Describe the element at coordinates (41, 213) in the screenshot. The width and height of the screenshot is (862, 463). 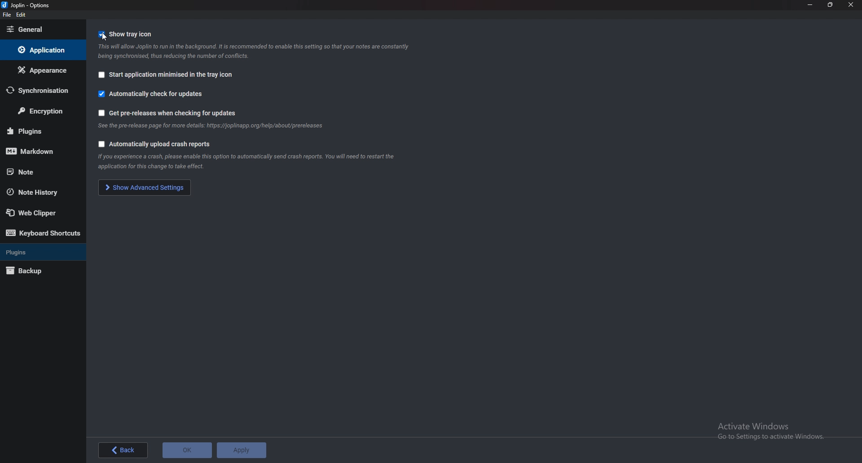
I see `Web Clipper` at that location.